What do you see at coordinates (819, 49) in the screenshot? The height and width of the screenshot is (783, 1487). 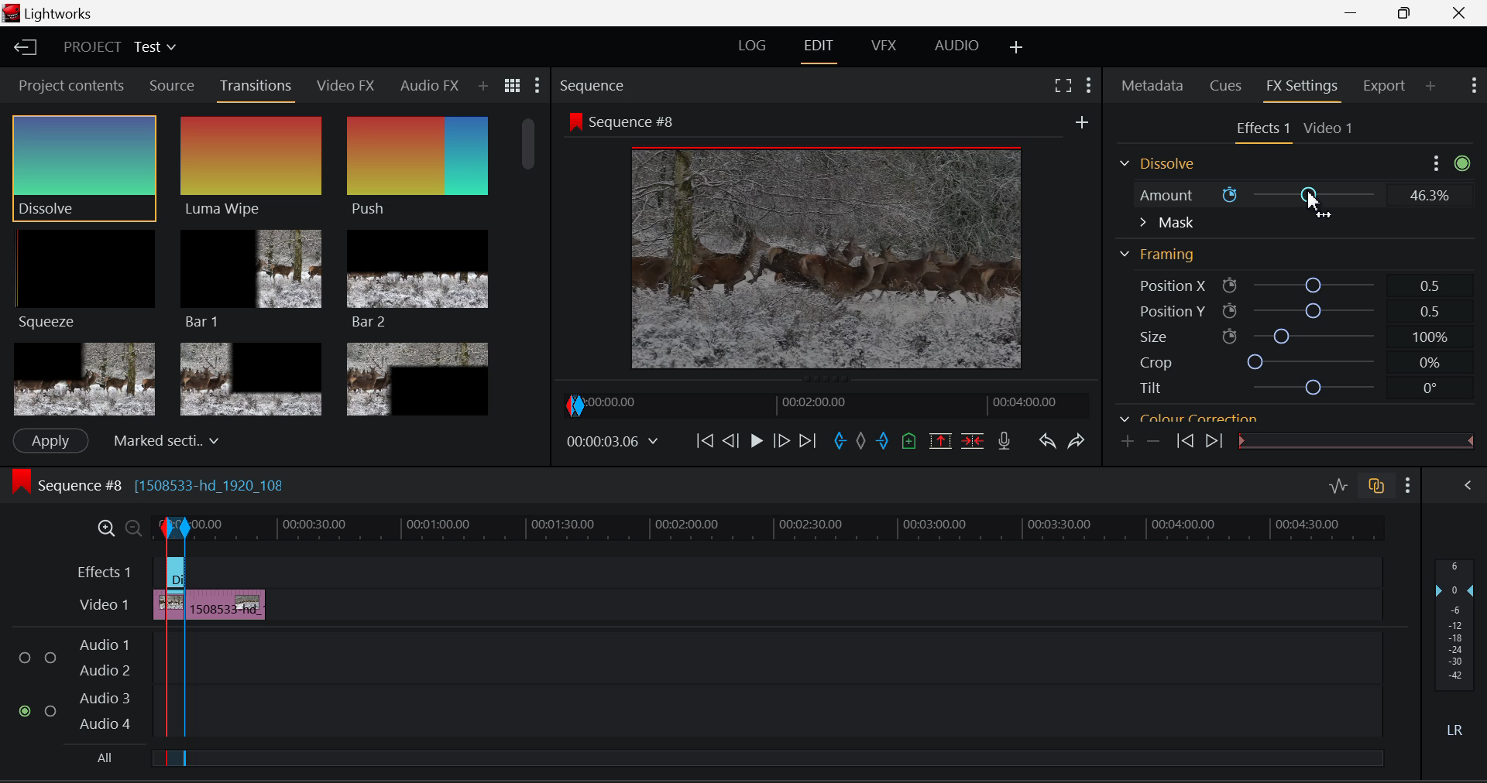 I see `EDIT Layout Open` at bounding box center [819, 49].